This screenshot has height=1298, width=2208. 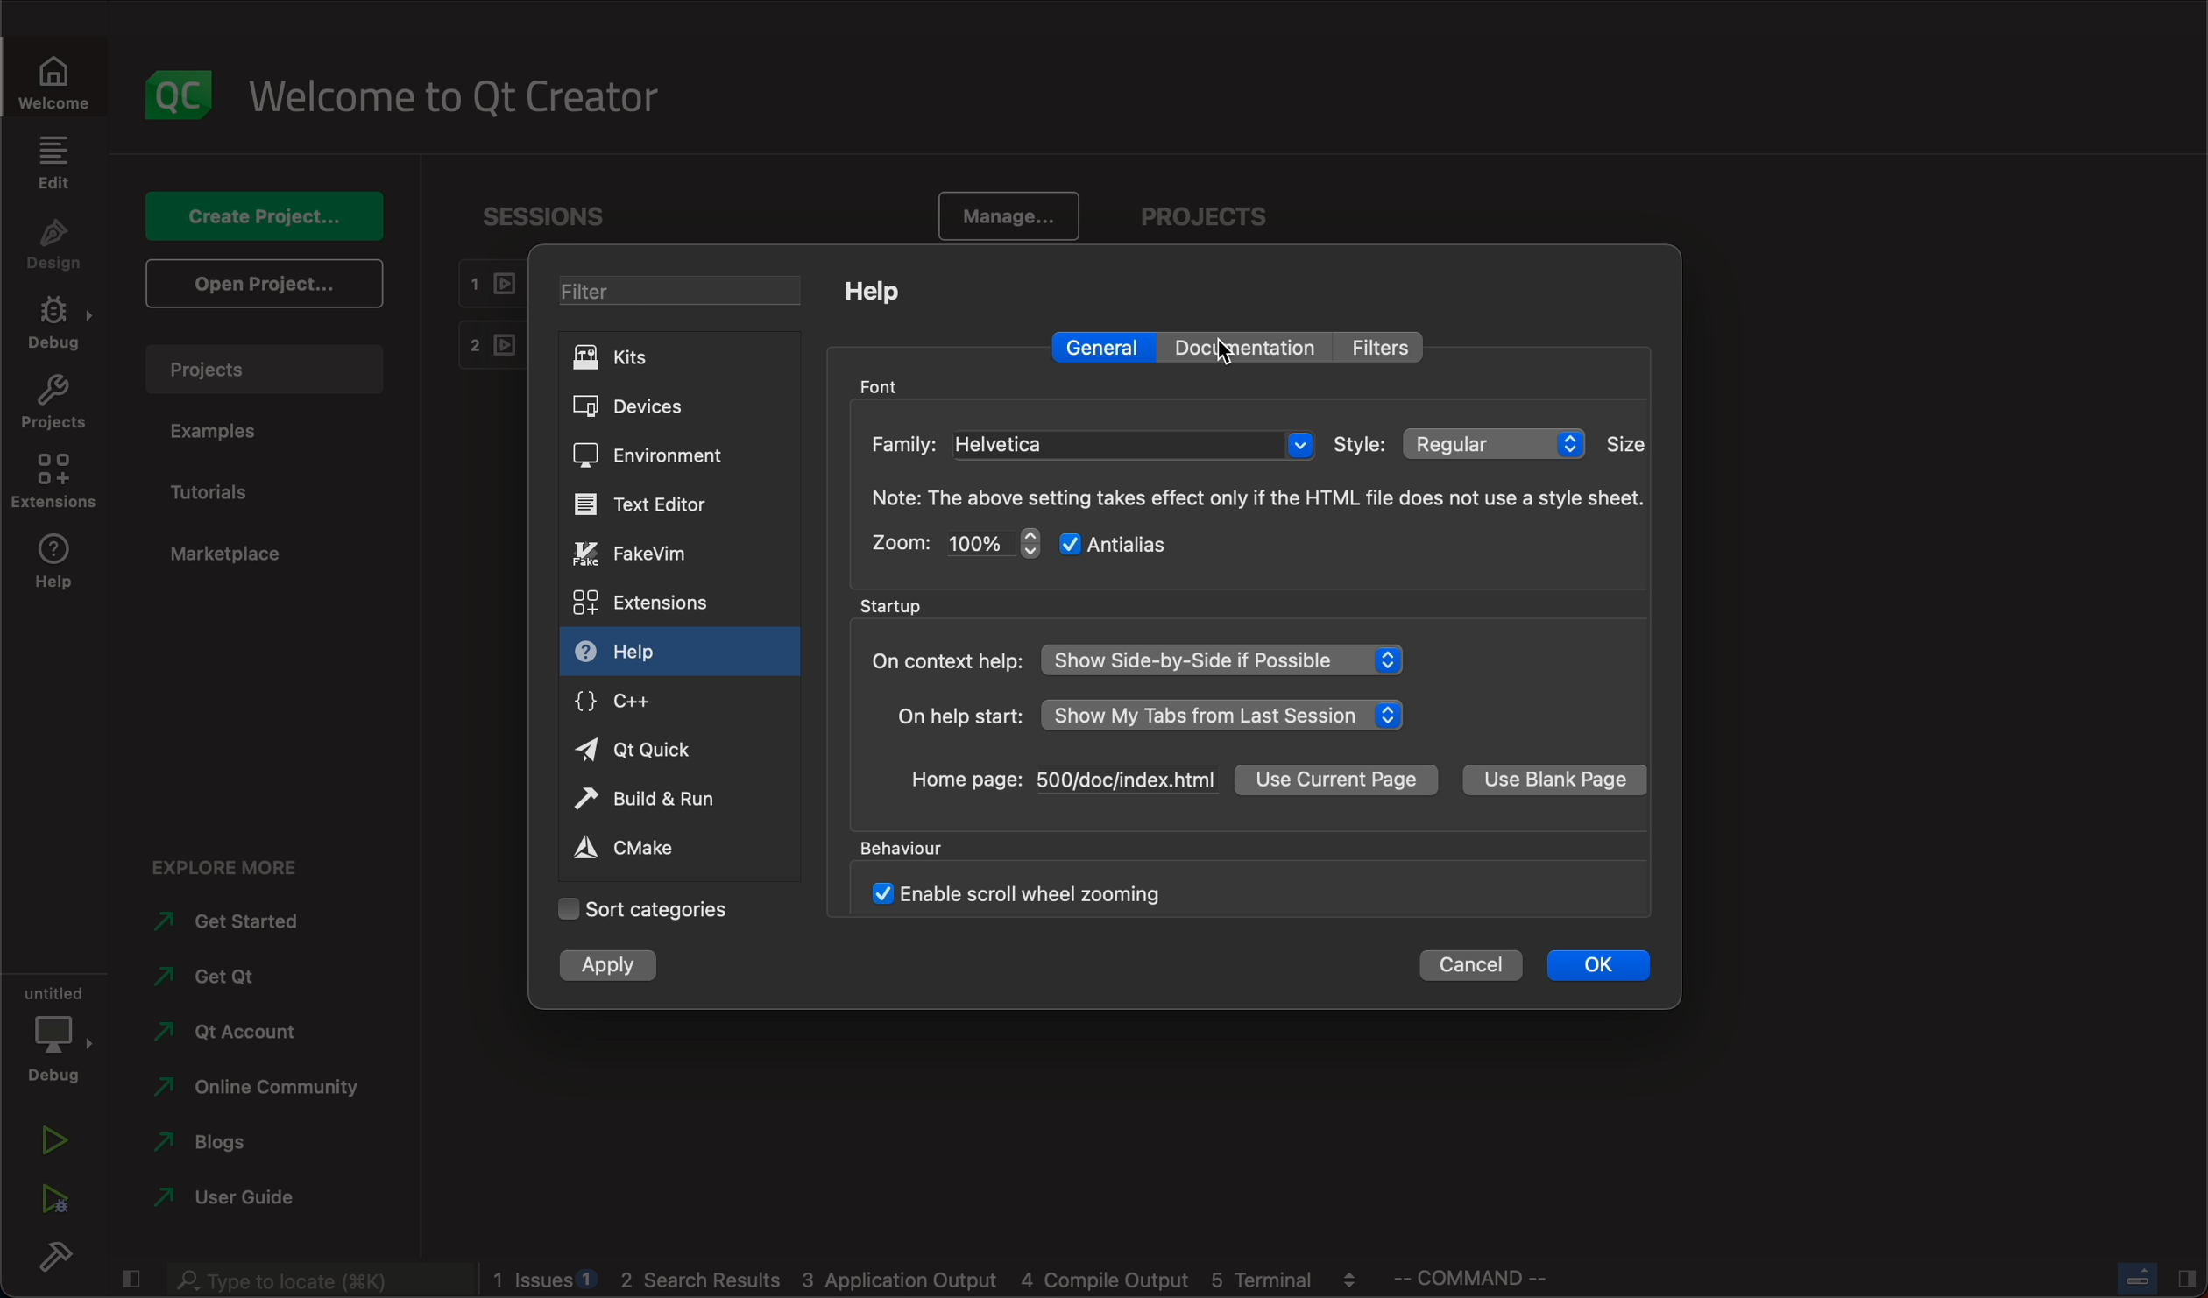 I want to click on logo, so click(x=173, y=97).